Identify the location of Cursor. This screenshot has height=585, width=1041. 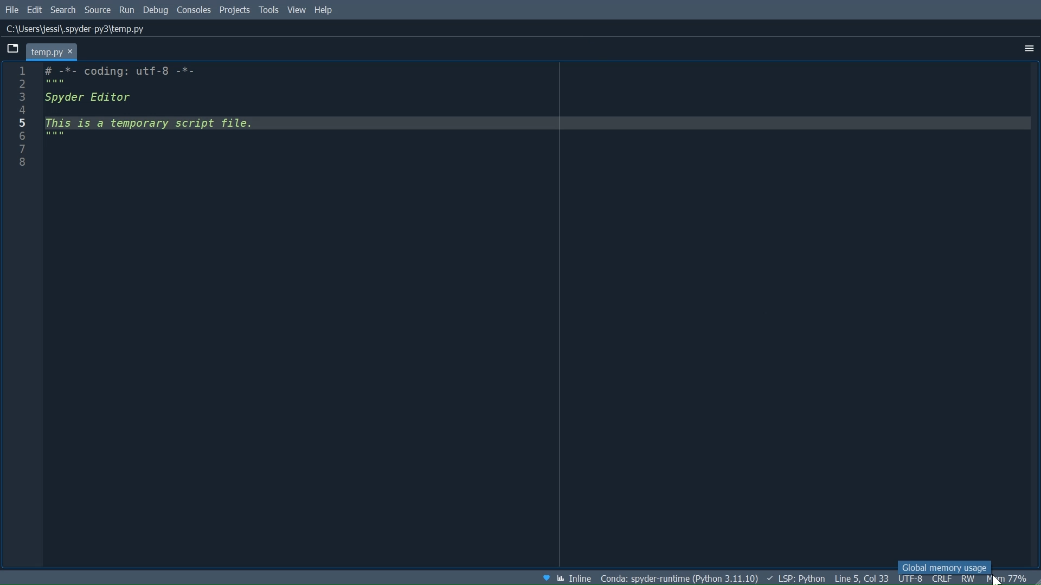
(994, 580).